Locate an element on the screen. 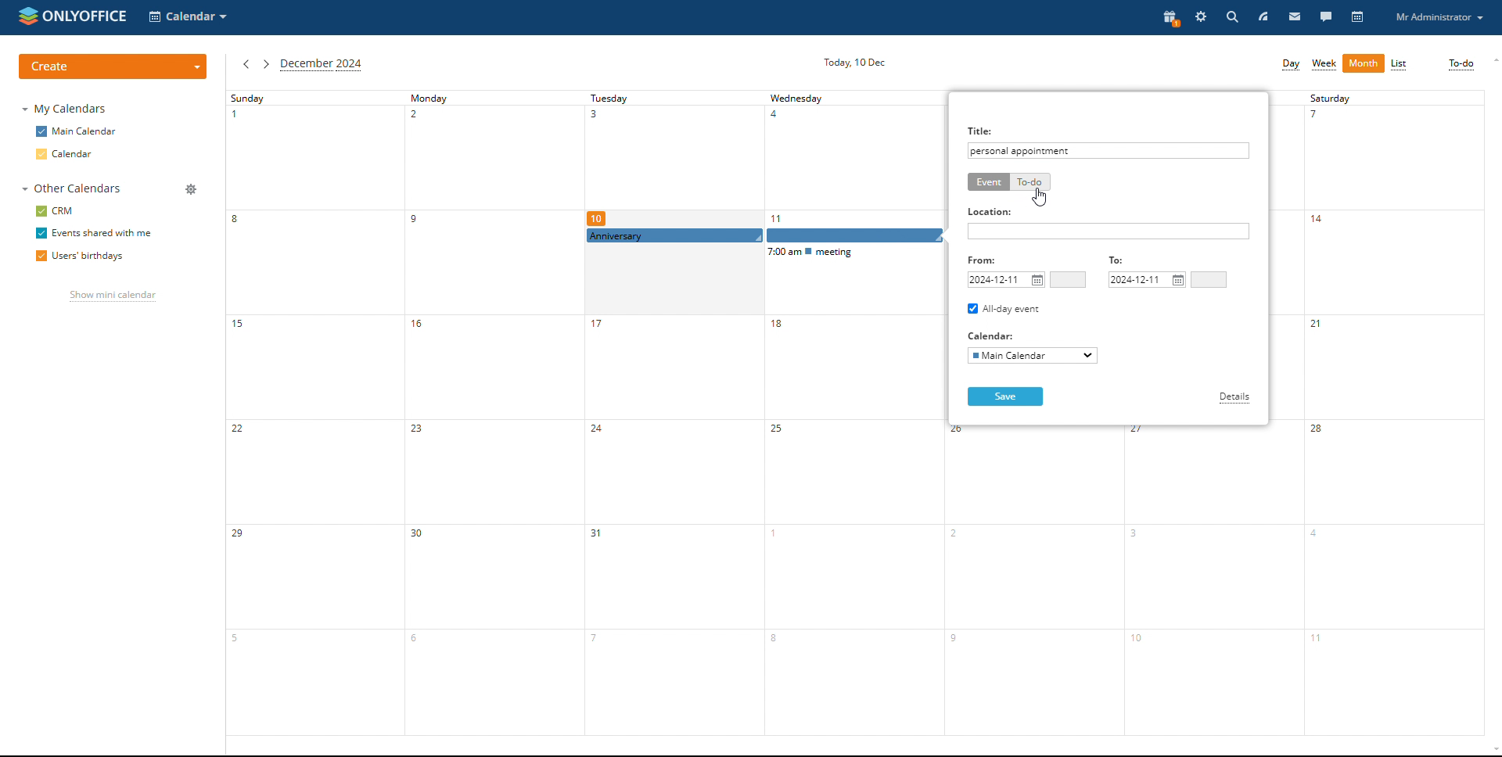 Image resolution: width=1502 pixels, height=757 pixels. Title: is located at coordinates (982, 129).